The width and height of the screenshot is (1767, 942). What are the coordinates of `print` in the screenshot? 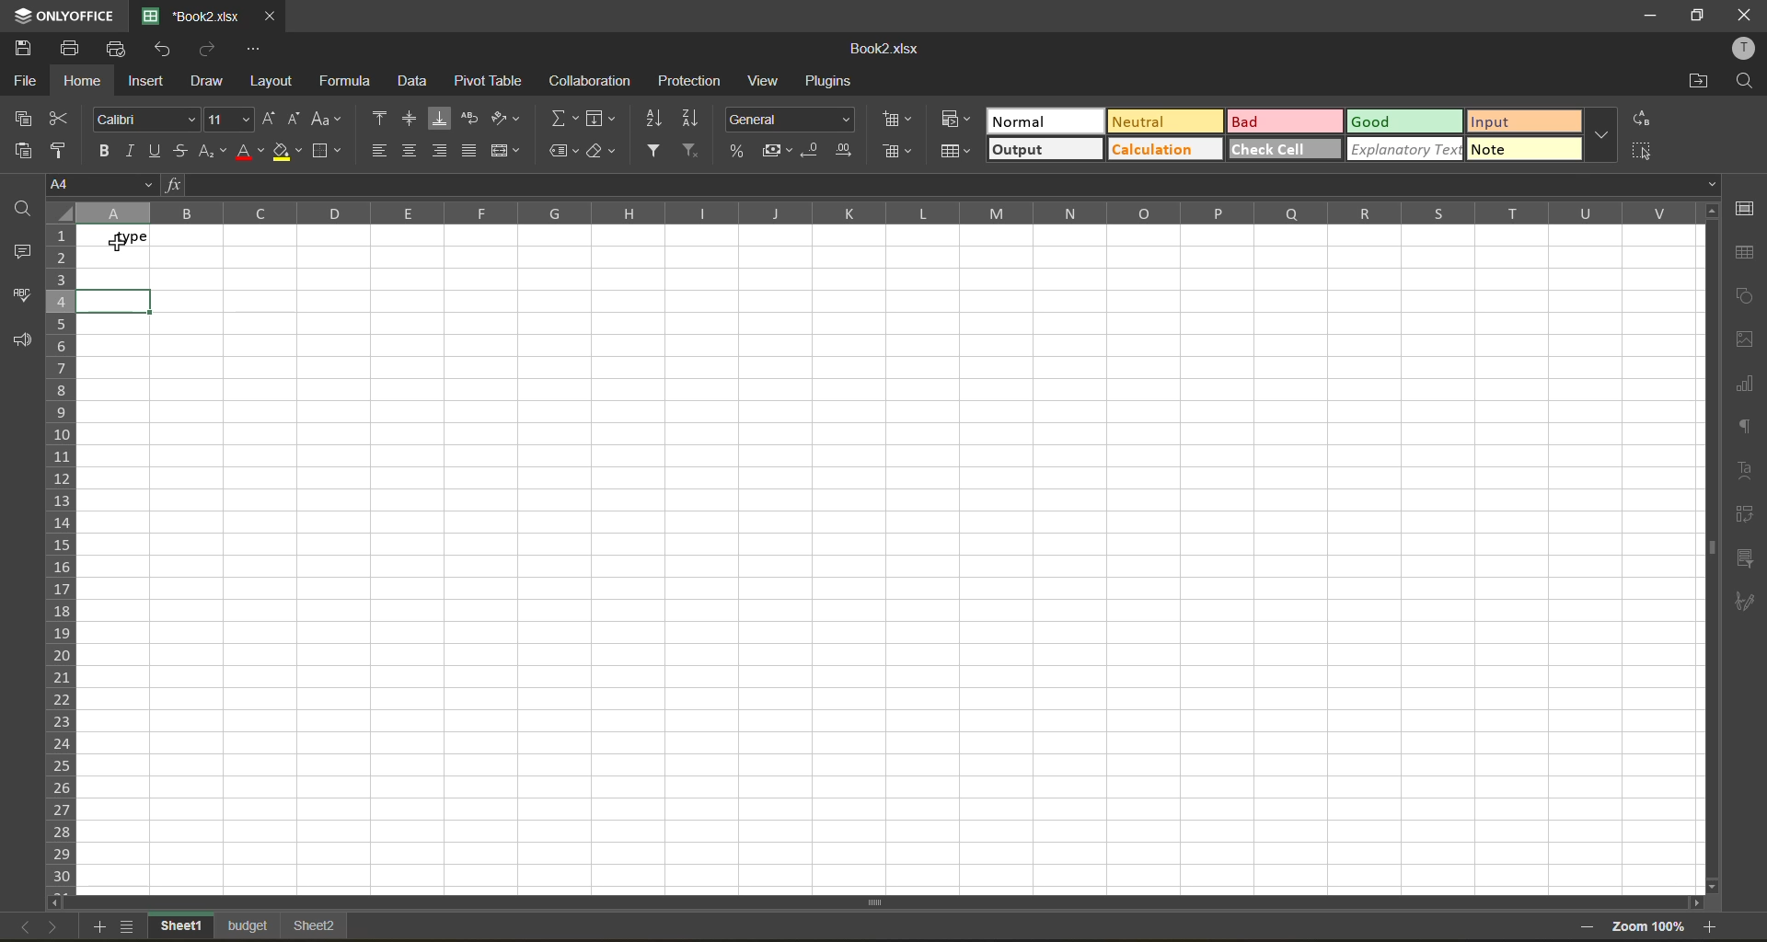 It's located at (69, 50).